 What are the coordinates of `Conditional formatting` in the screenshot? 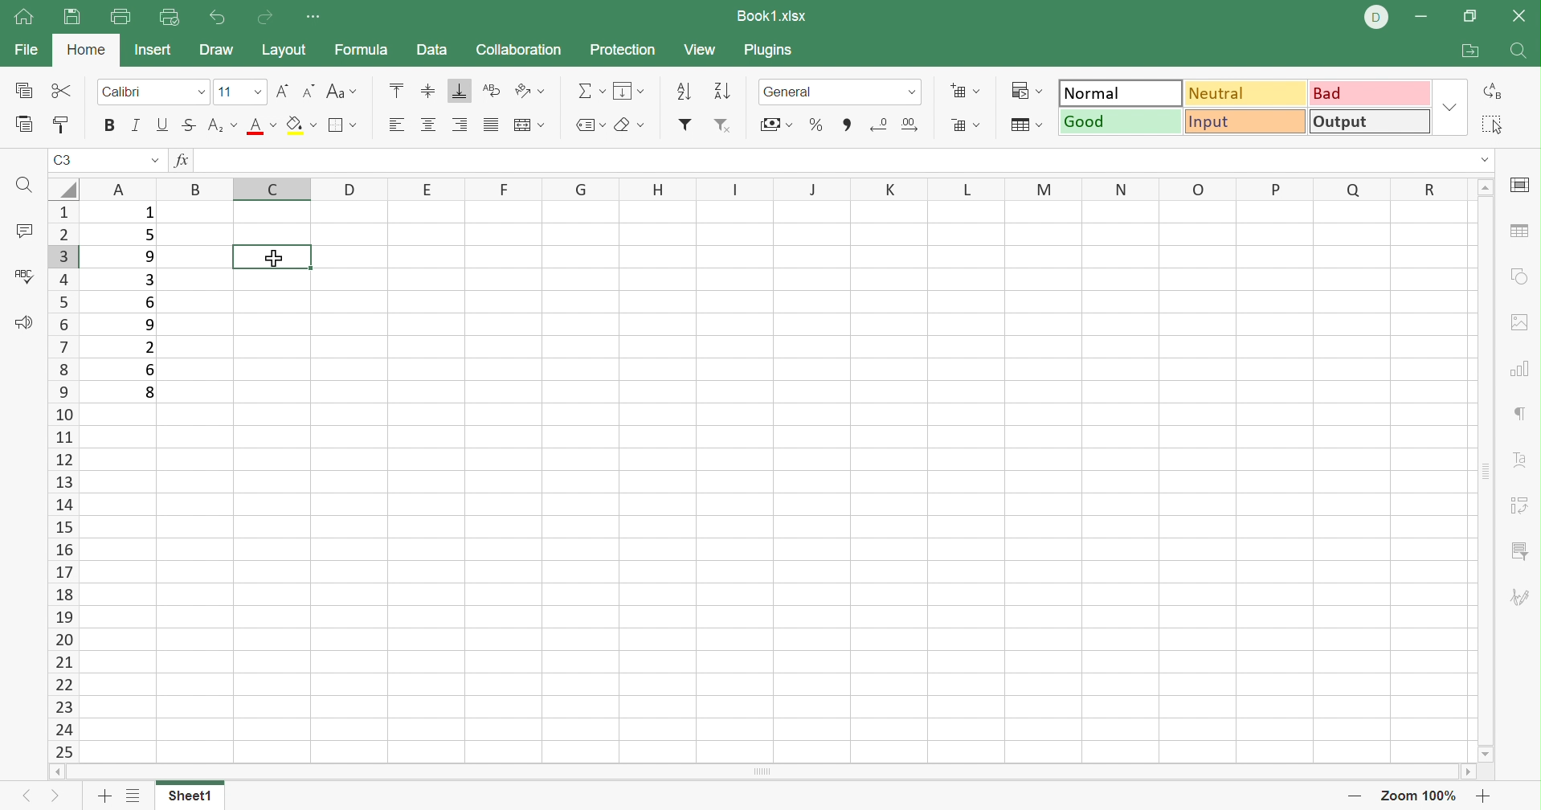 It's located at (1023, 91).